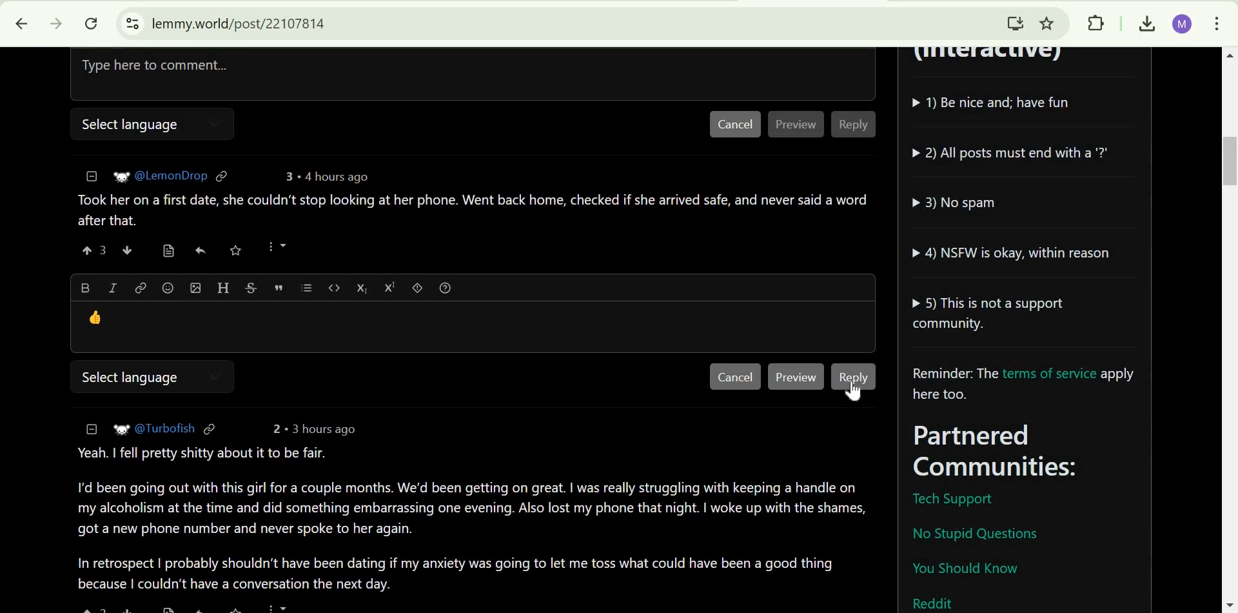 The image size is (1238, 613). Describe the element at coordinates (95, 319) in the screenshot. I see `emoji` at that location.